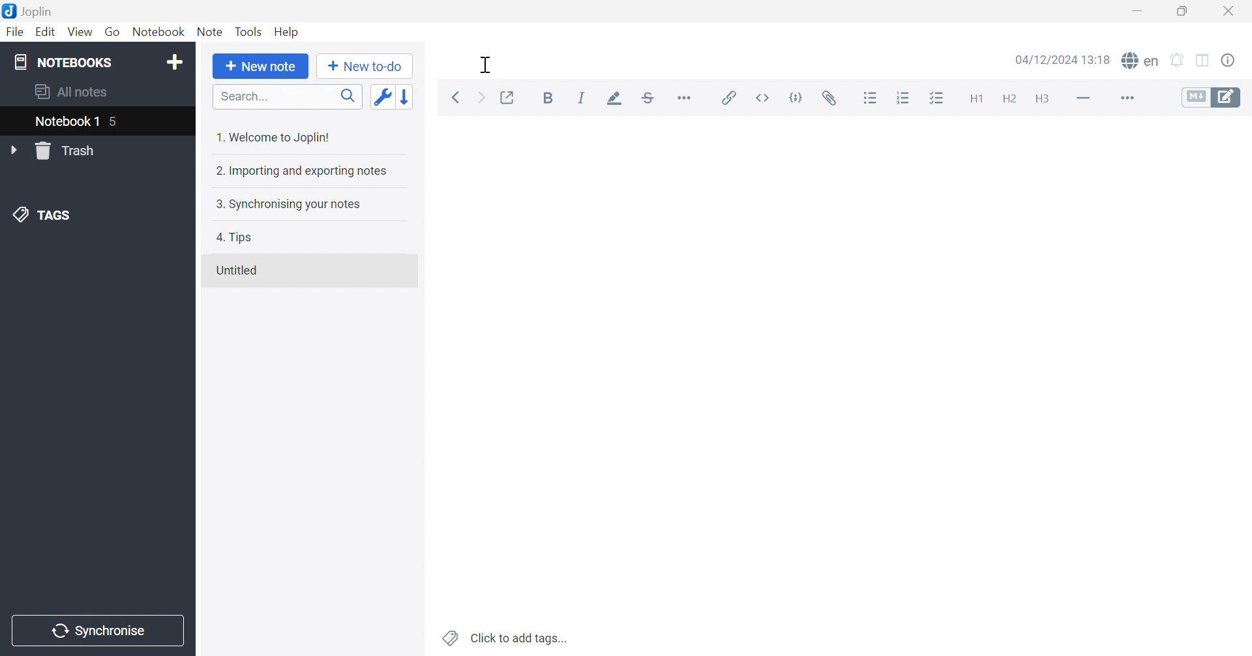 The width and height of the screenshot is (1252, 656). What do you see at coordinates (1135, 11) in the screenshot?
I see `Minimize` at bounding box center [1135, 11].